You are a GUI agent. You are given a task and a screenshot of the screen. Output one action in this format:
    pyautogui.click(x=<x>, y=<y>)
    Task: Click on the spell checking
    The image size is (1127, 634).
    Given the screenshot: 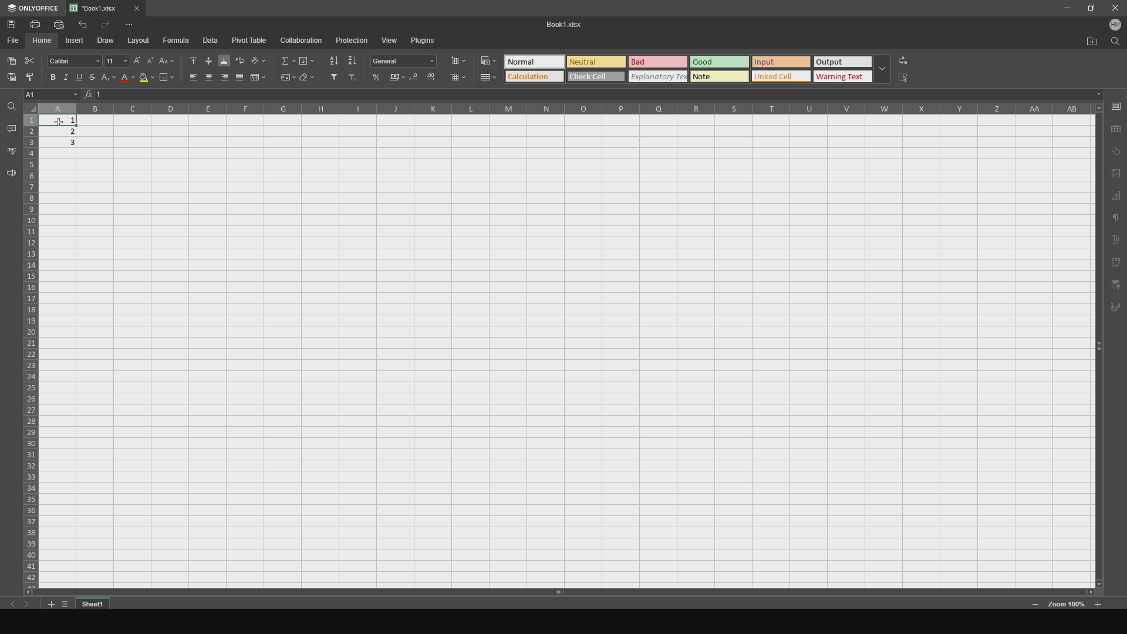 What is the action you would take?
    pyautogui.click(x=11, y=150)
    